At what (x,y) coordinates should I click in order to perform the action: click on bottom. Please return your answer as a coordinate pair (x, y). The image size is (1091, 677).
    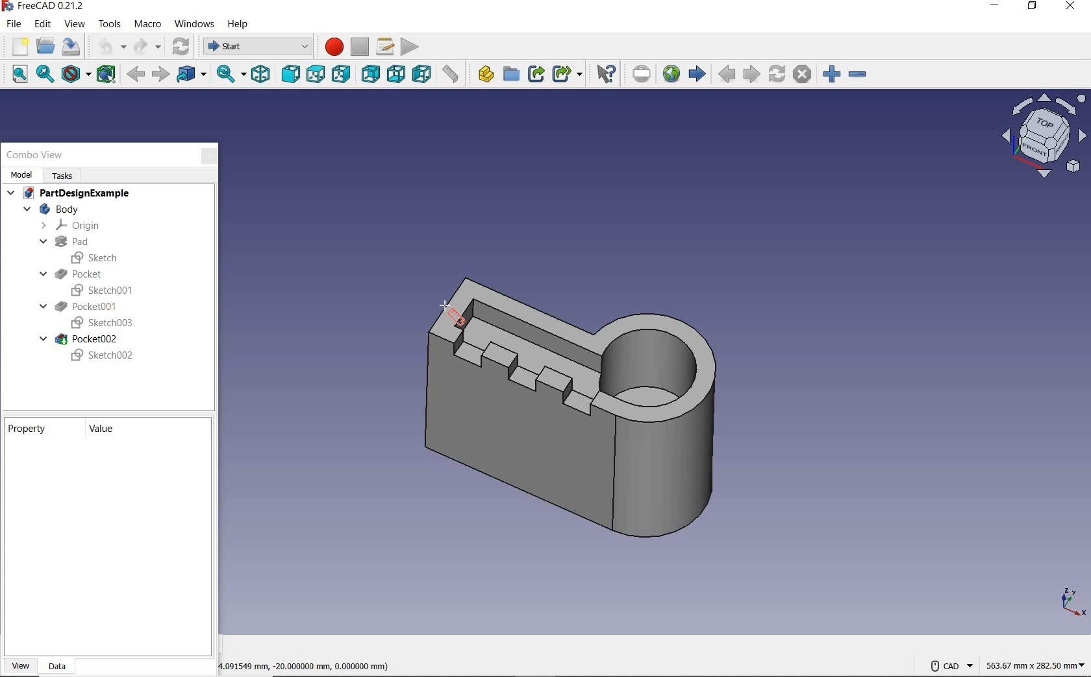
    Looking at the image, I should click on (395, 76).